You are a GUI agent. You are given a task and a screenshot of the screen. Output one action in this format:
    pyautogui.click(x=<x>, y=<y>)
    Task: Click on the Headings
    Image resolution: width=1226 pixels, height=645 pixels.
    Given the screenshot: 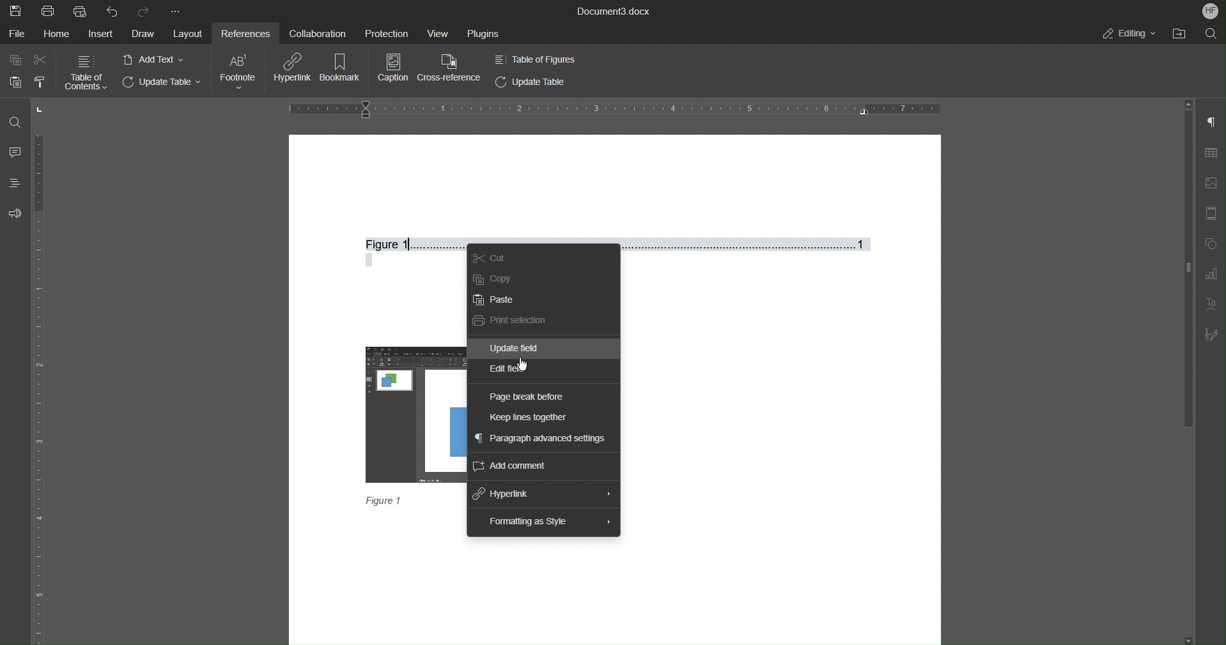 What is the action you would take?
    pyautogui.click(x=13, y=182)
    